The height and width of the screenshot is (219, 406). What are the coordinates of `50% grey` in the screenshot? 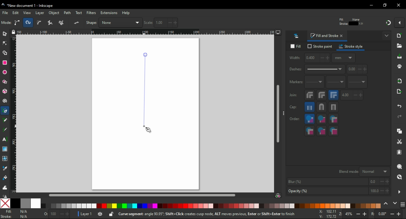 It's located at (25, 203).